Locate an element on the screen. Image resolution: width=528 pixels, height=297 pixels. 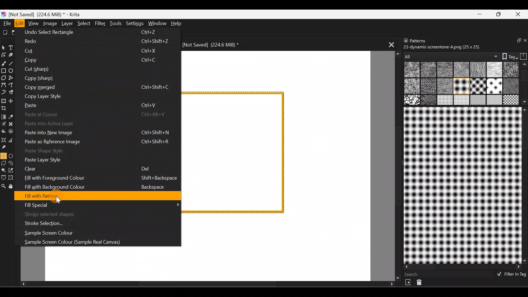
Magnetic curve selection tool is located at coordinates (15, 178).